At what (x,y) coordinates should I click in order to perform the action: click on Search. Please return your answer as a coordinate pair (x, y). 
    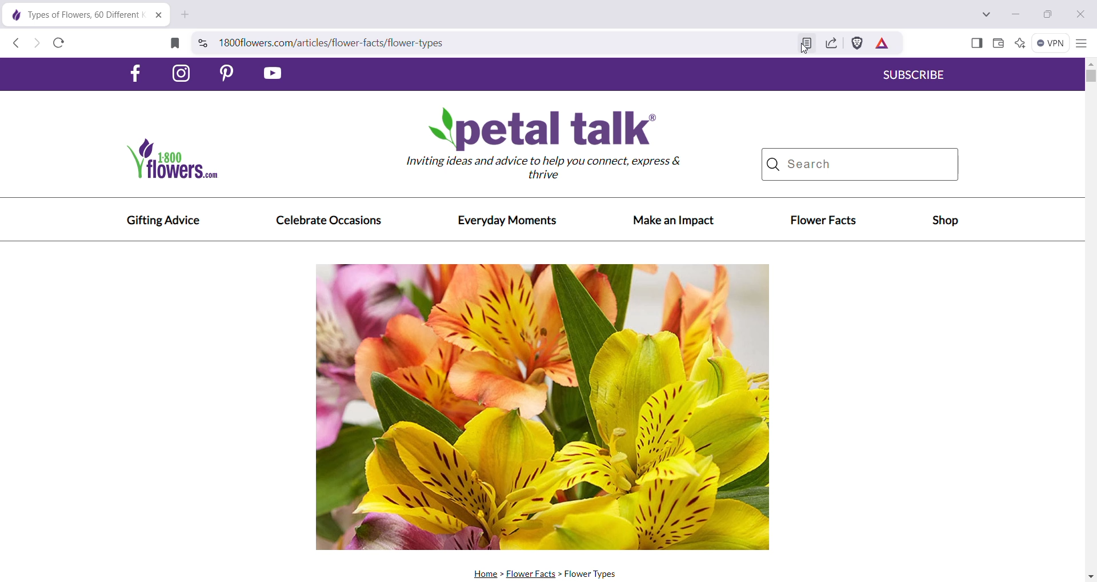
    Looking at the image, I should click on (860, 165).